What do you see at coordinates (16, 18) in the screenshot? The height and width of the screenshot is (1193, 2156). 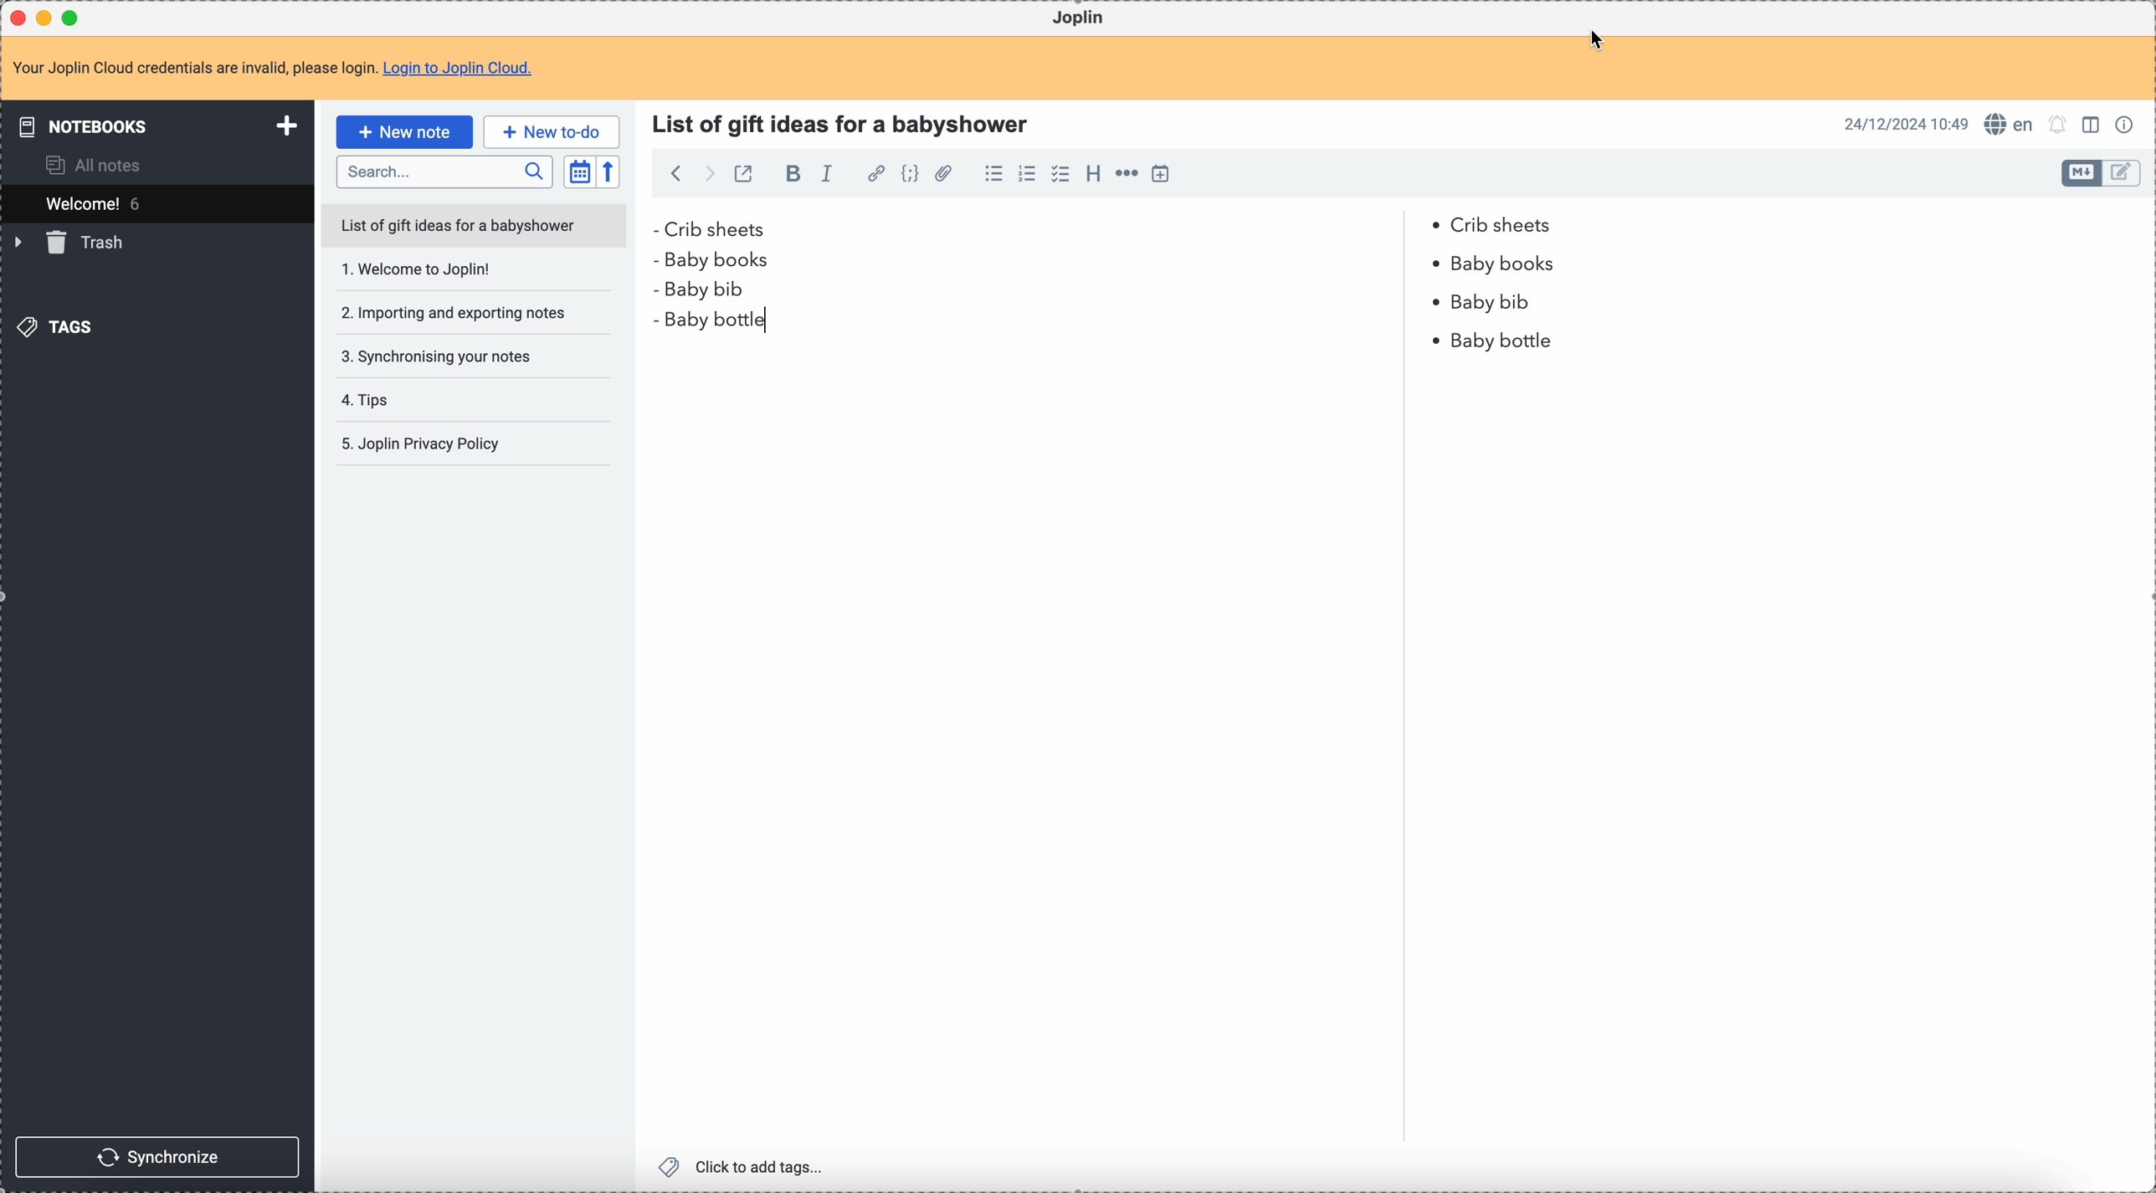 I see `close Joplin` at bounding box center [16, 18].